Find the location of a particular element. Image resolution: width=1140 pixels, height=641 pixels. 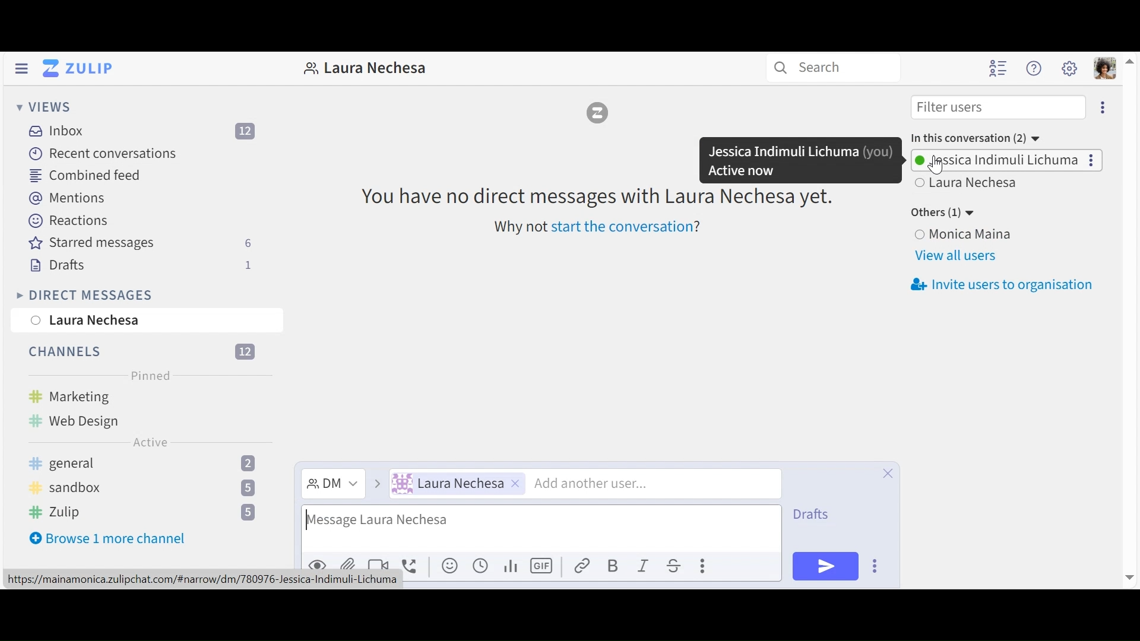

view all users is located at coordinates (958, 258).